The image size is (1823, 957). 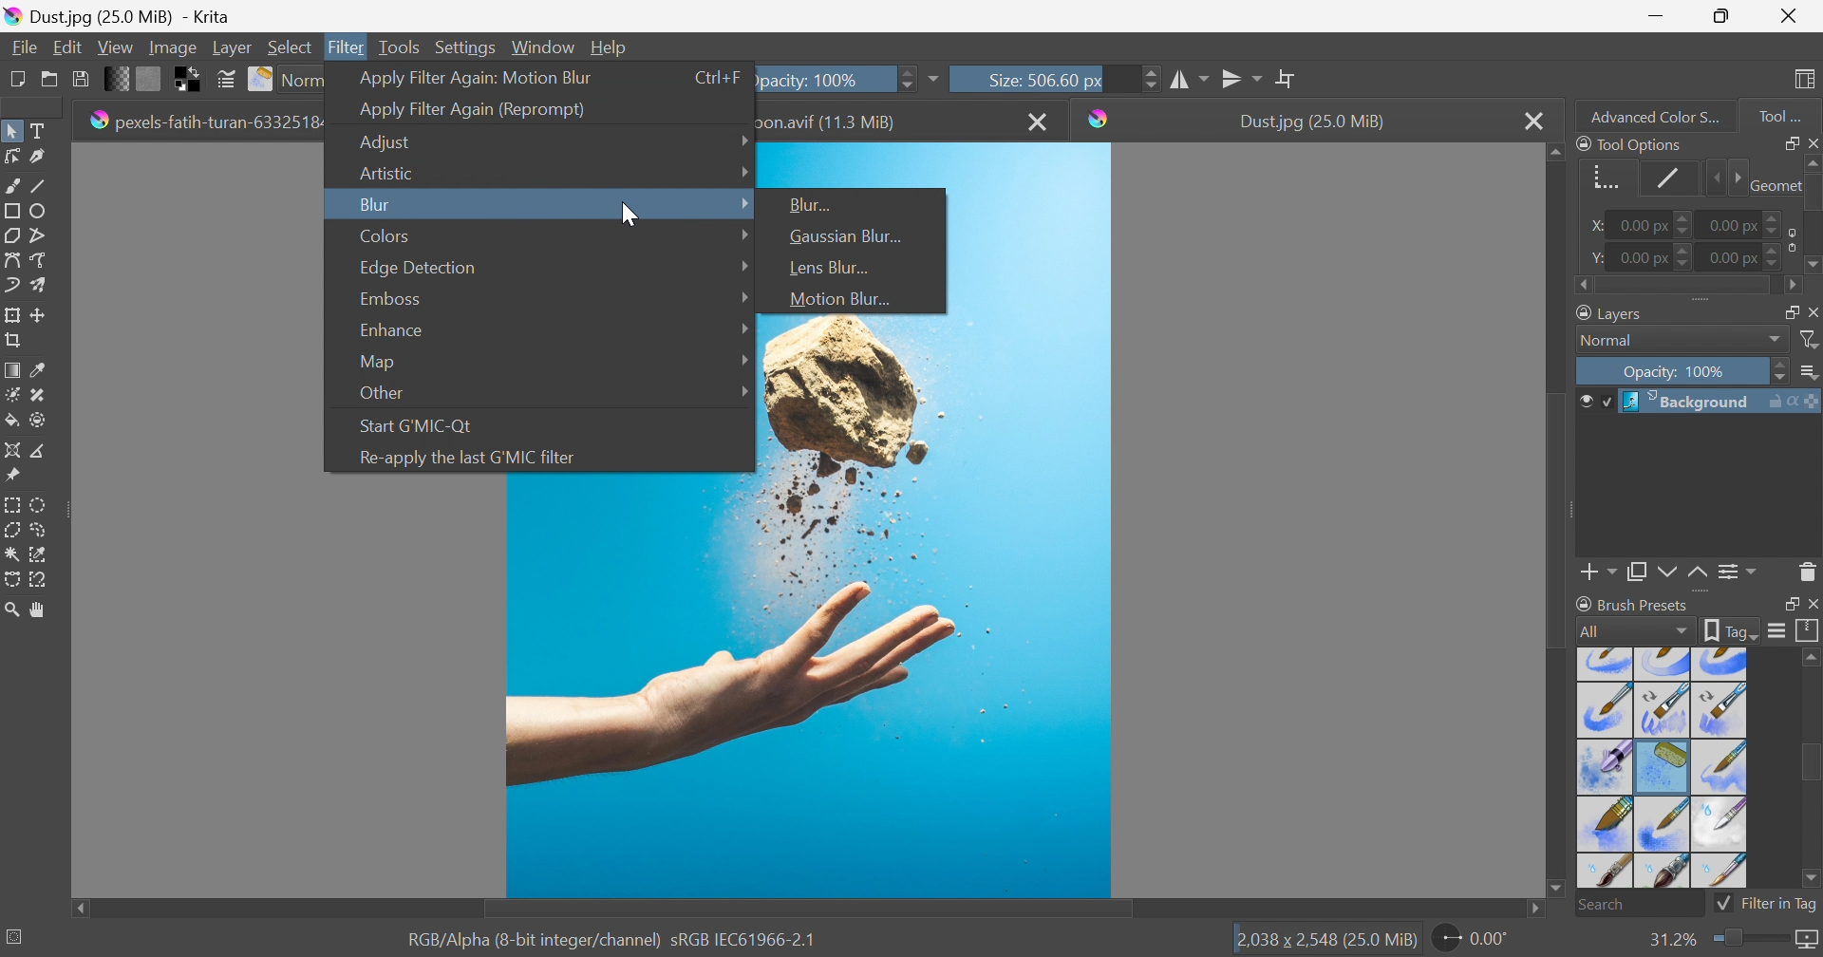 What do you see at coordinates (79, 77) in the screenshot?
I see `Save` at bounding box center [79, 77].